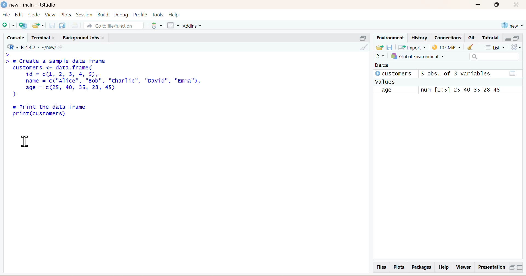 Image resolution: width=526 pixels, height=276 pixels. I want to click on Presentation, so click(490, 267).